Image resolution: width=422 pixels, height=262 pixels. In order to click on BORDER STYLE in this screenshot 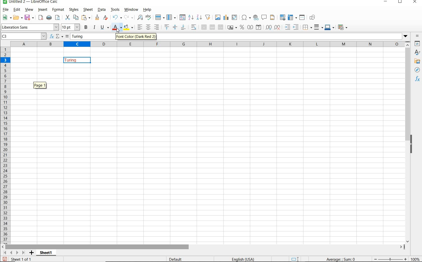, I will do `click(318, 27)`.